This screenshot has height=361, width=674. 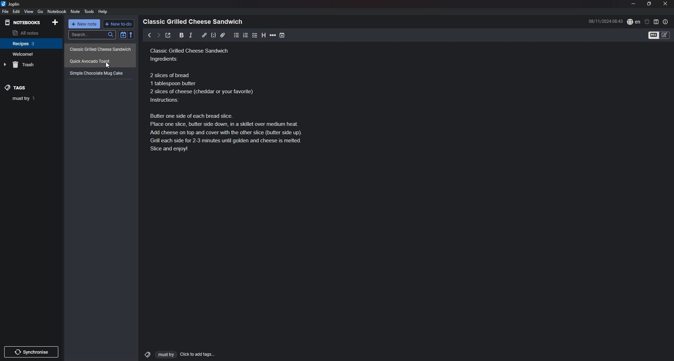 I want to click on add notebook, so click(x=56, y=22).